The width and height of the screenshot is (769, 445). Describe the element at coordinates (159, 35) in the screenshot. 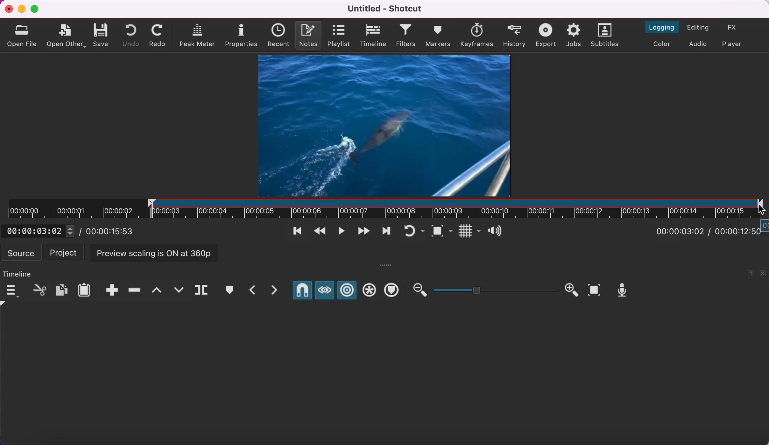

I see `redo` at that location.